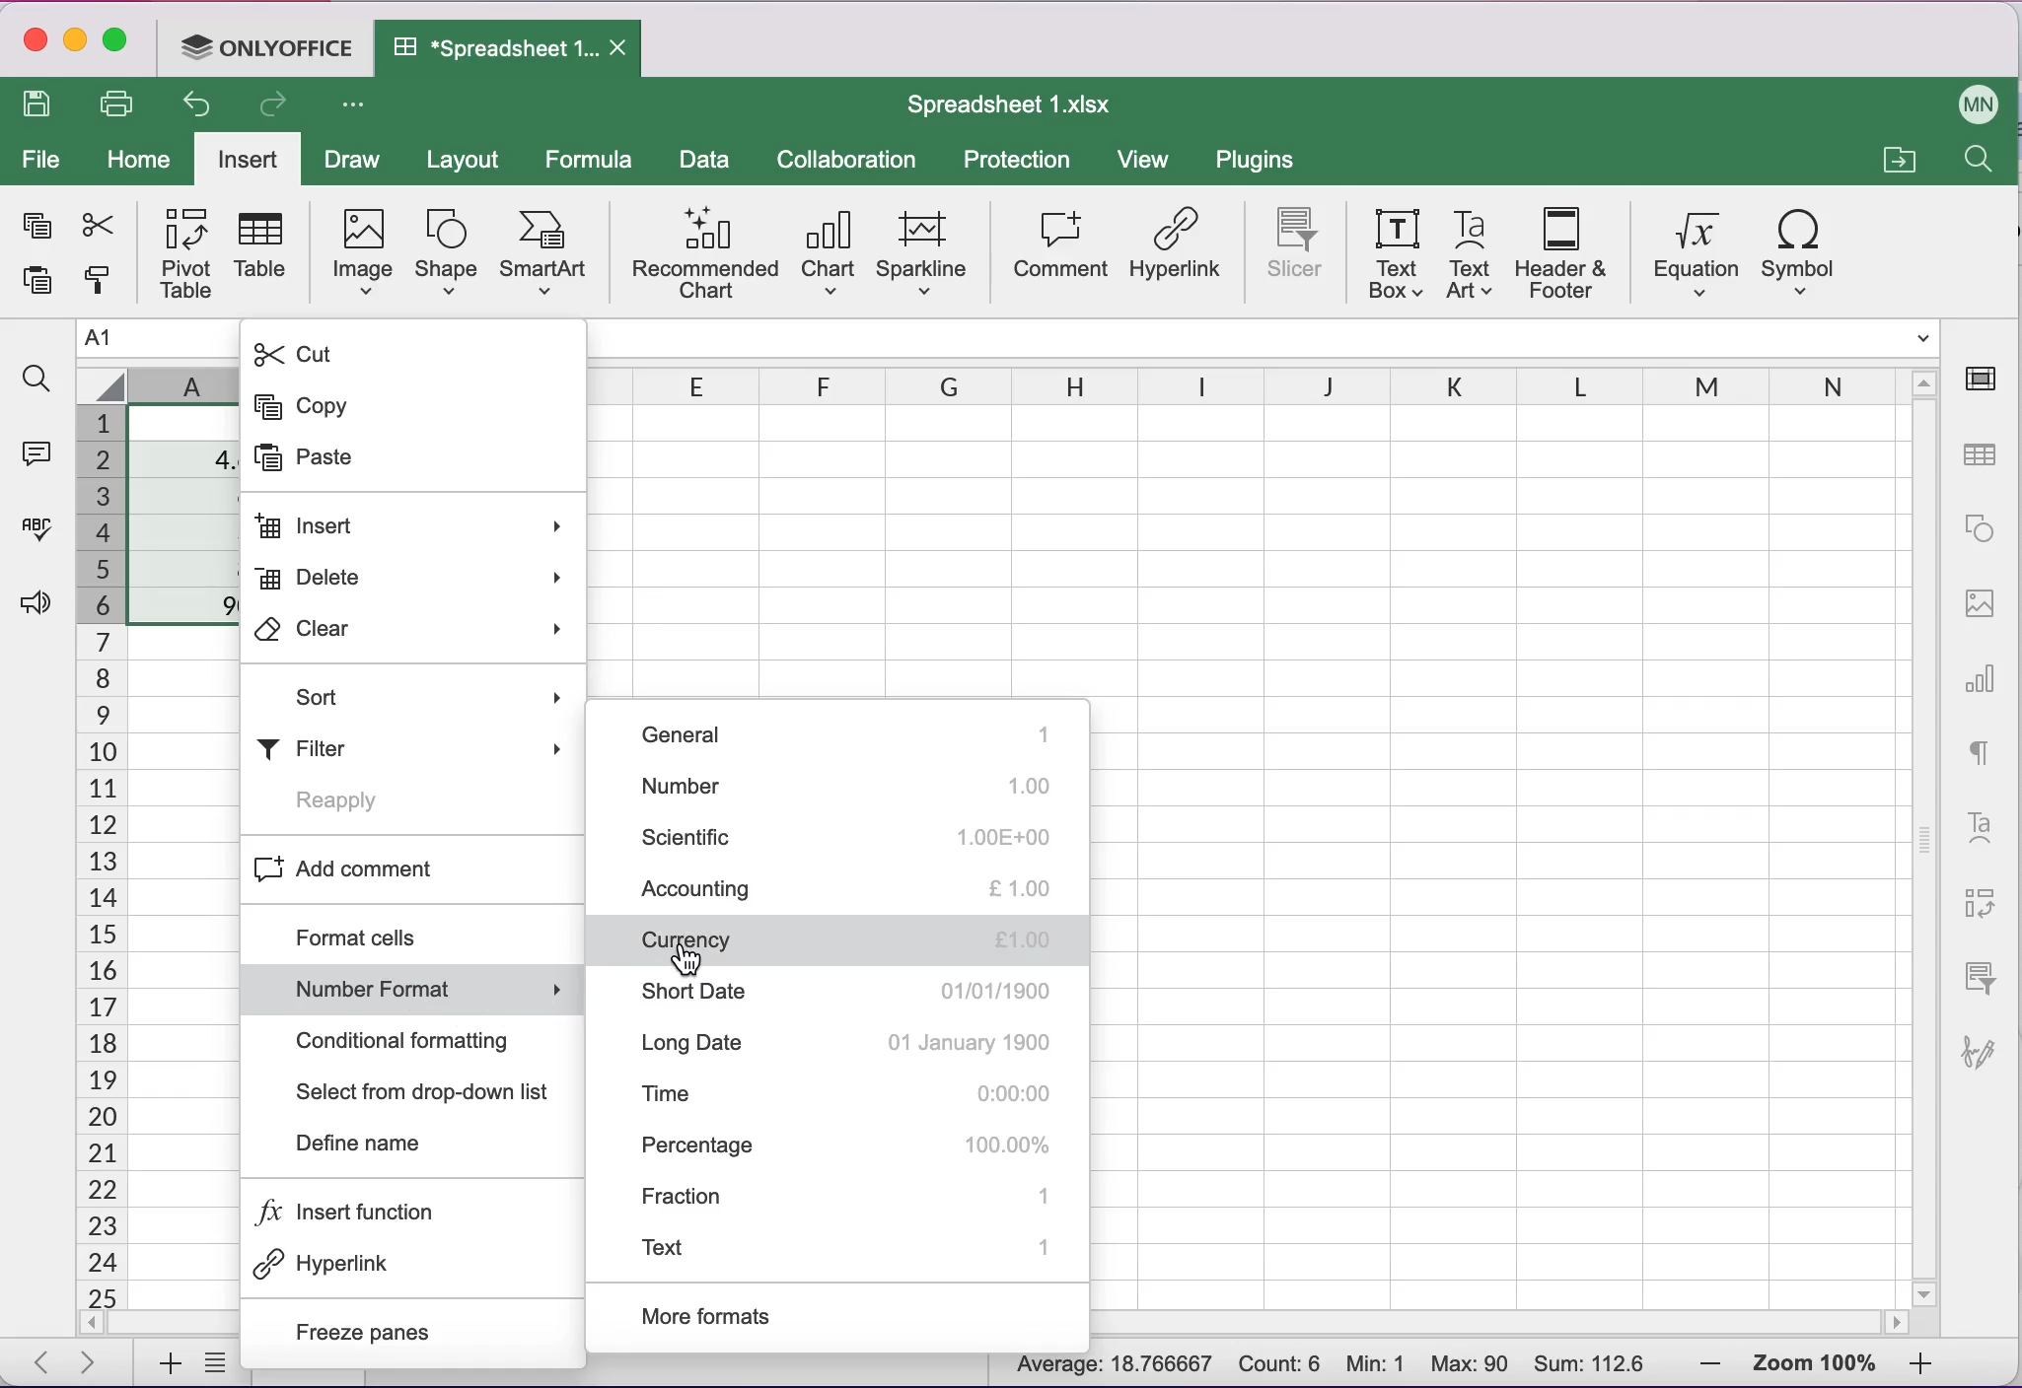 Image resolution: width=2022 pixels, height=1388 pixels. I want to click on scientific, so click(859, 836).